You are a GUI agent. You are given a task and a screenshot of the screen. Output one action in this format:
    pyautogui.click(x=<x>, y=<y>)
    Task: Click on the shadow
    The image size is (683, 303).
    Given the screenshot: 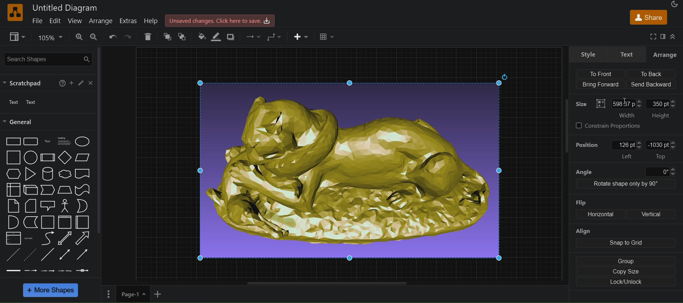 What is the action you would take?
    pyautogui.click(x=233, y=37)
    